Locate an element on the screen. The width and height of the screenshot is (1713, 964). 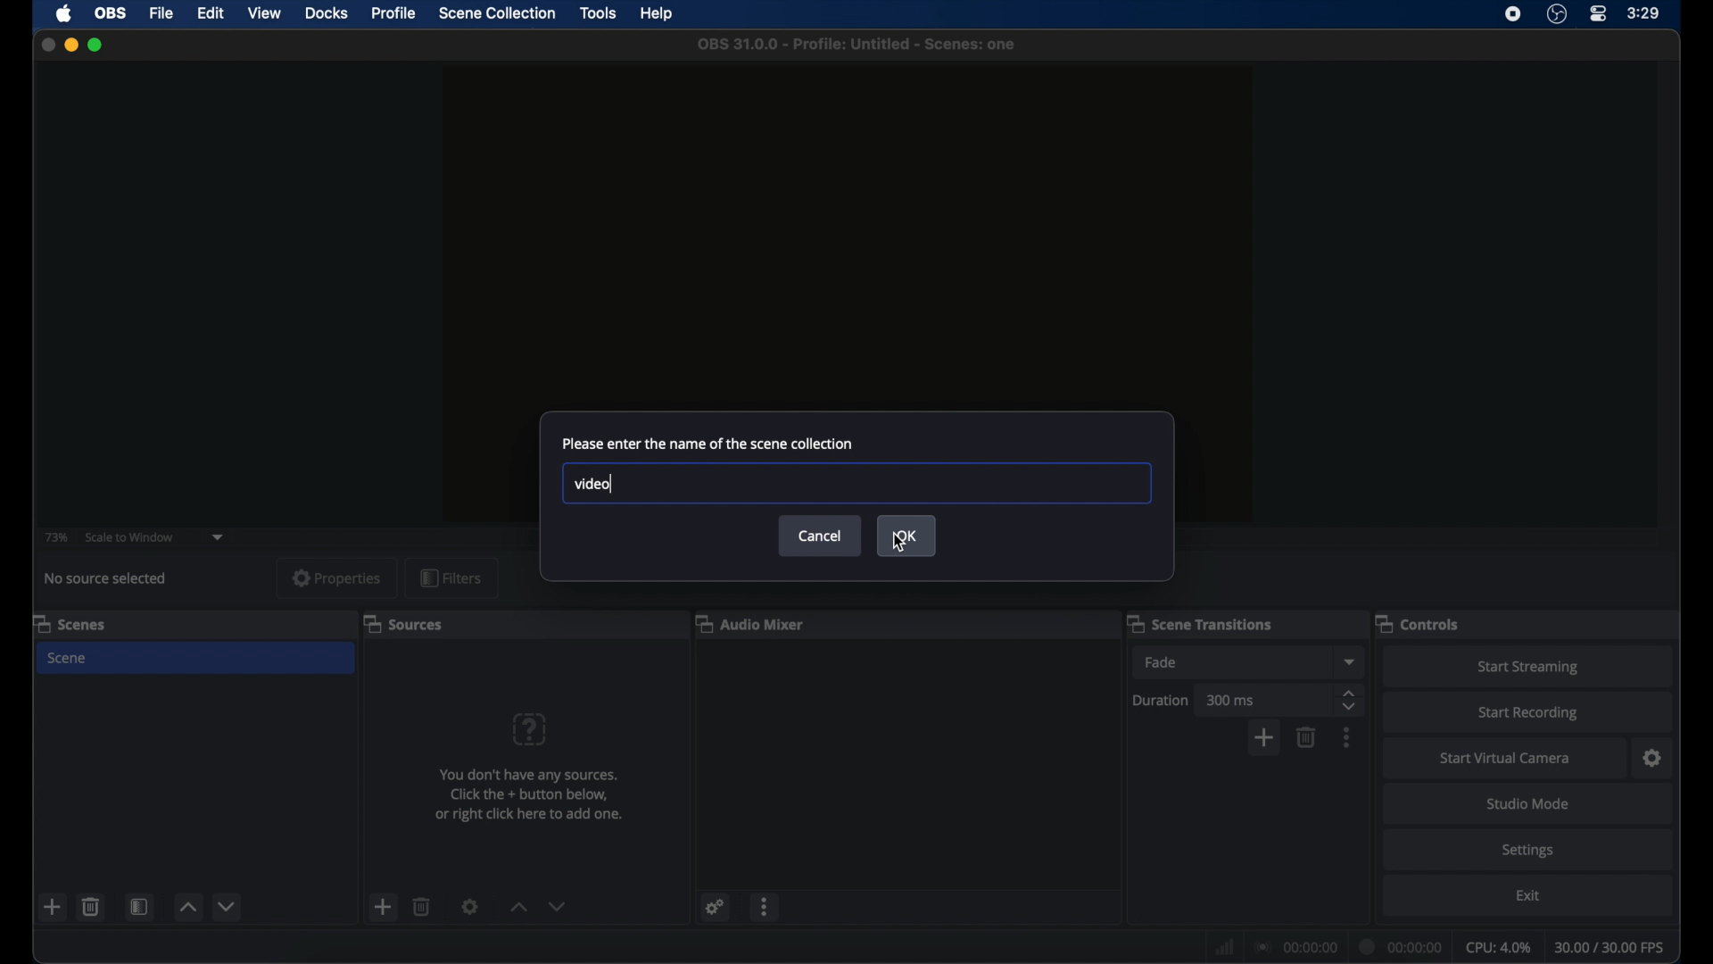
minimize is located at coordinates (70, 45).